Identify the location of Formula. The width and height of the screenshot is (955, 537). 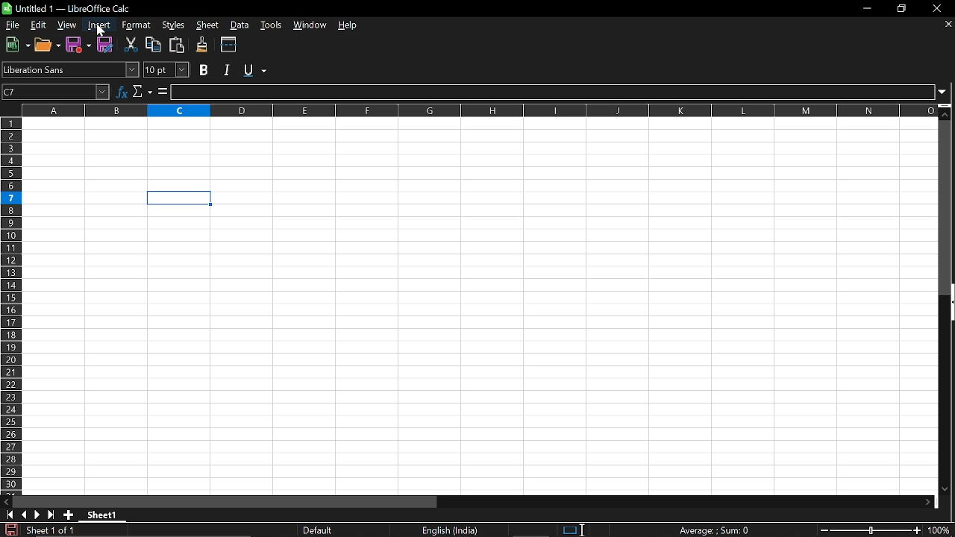
(163, 91).